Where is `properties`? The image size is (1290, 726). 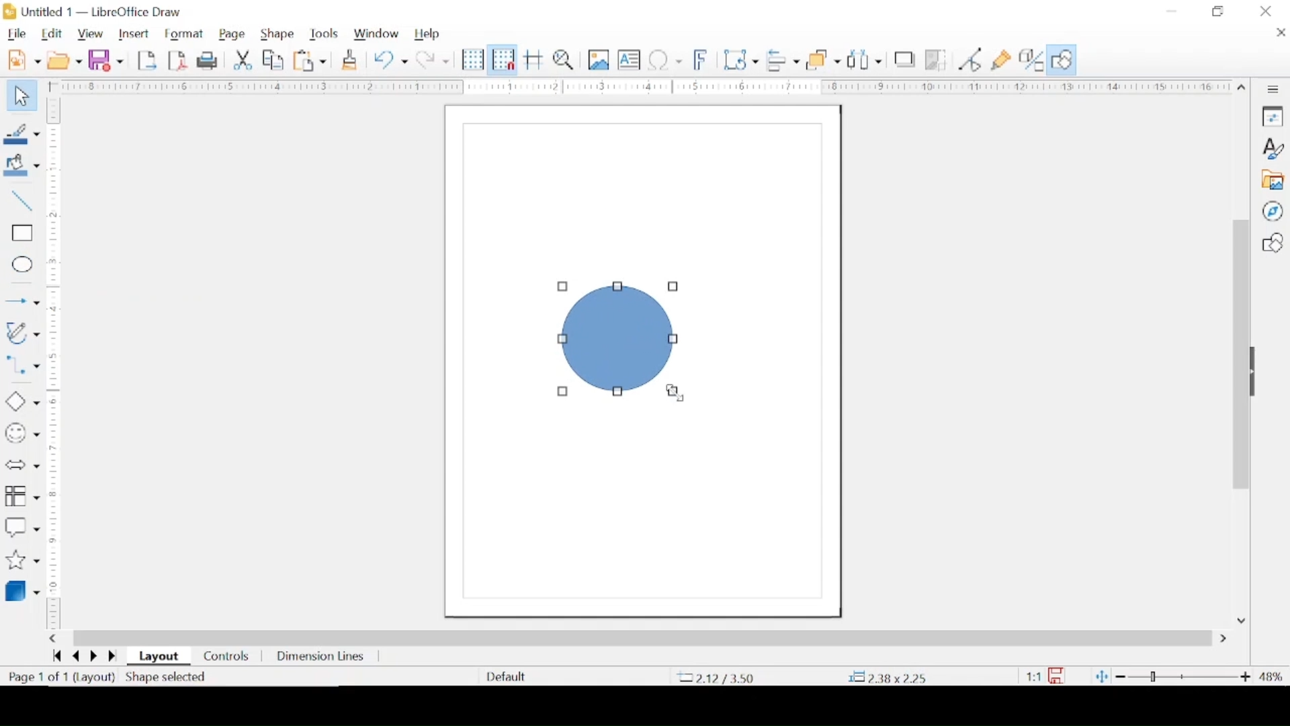
properties is located at coordinates (1274, 117).